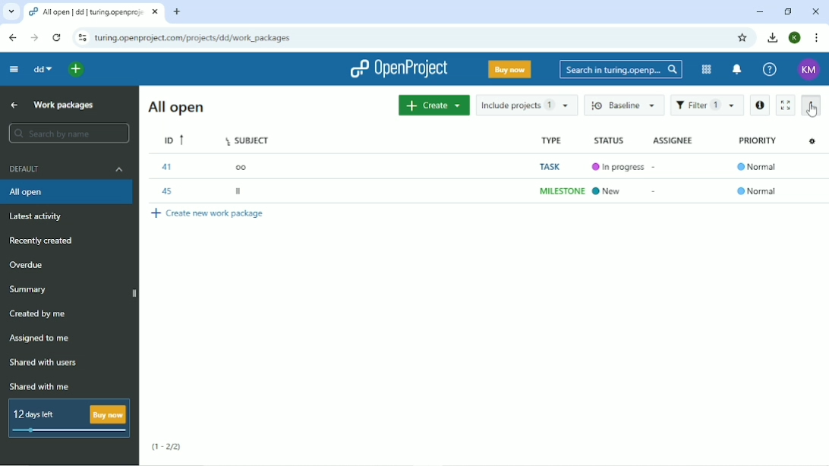 The image size is (829, 466). I want to click on New, so click(610, 191).